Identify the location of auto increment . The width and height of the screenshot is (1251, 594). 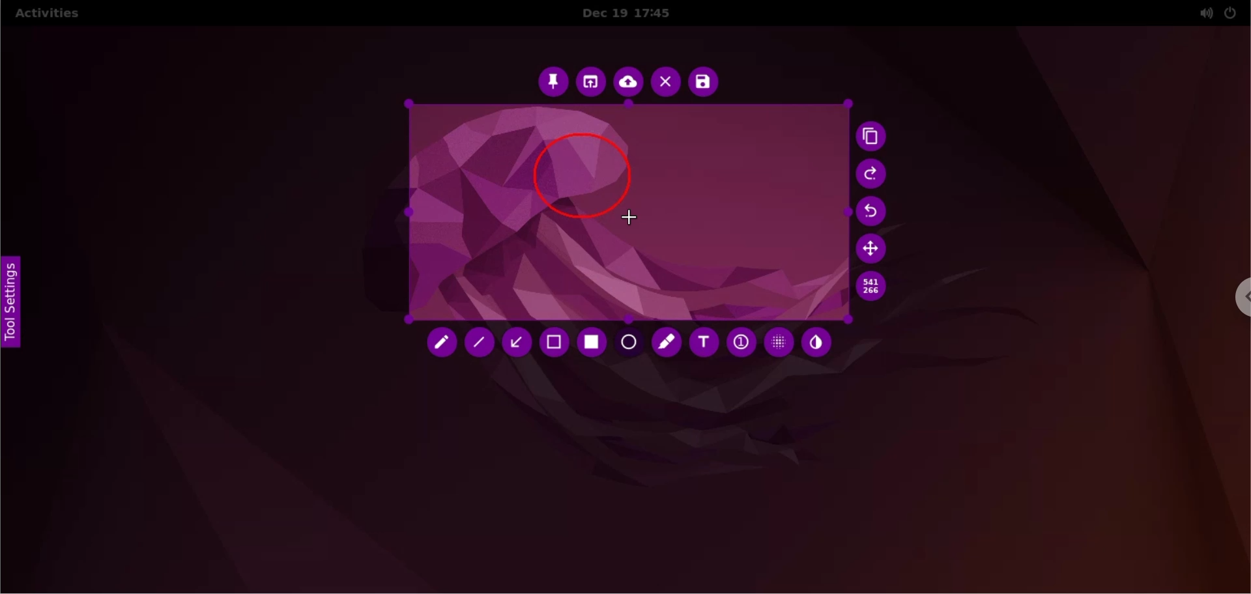
(740, 341).